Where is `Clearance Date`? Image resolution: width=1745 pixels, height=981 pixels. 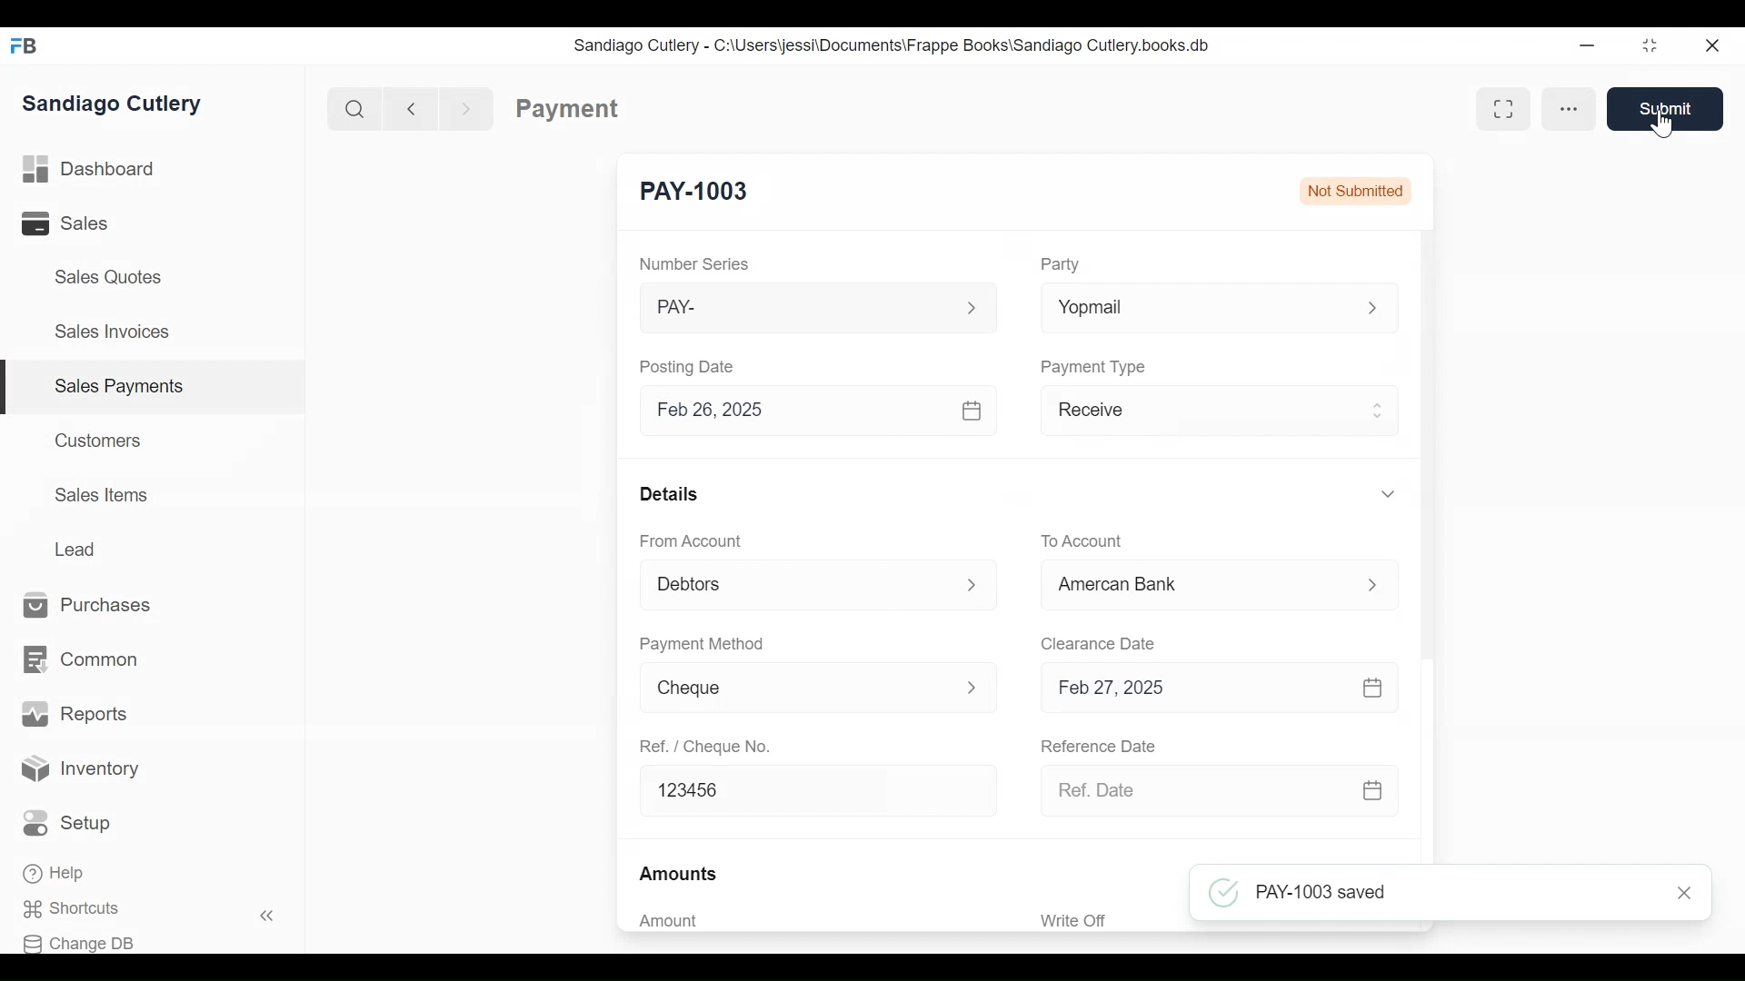
Clearance Date is located at coordinates (1100, 641).